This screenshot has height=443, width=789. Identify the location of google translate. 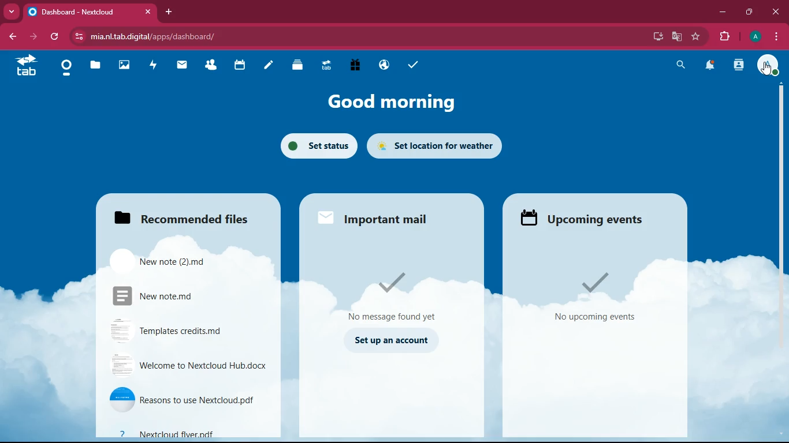
(679, 37).